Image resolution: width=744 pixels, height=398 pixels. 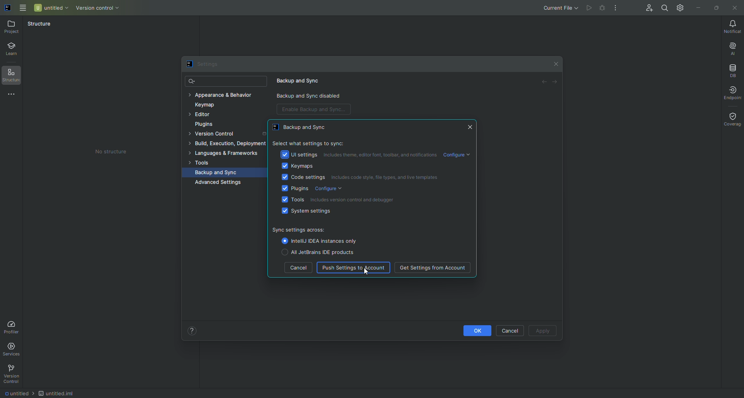 What do you see at coordinates (730, 26) in the screenshot?
I see `Notifications` at bounding box center [730, 26].